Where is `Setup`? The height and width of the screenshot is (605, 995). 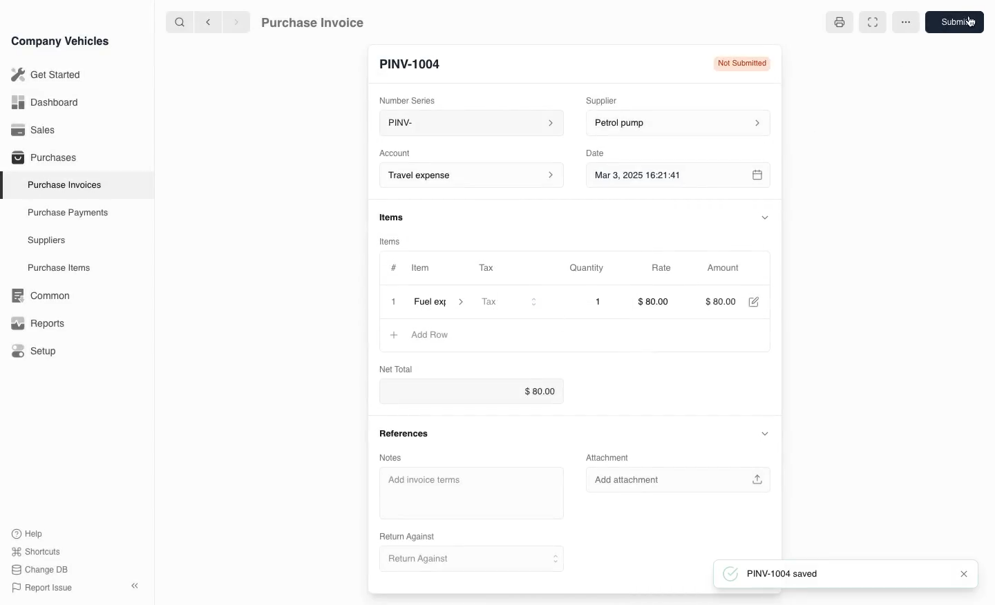
Setup is located at coordinates (37, 352).